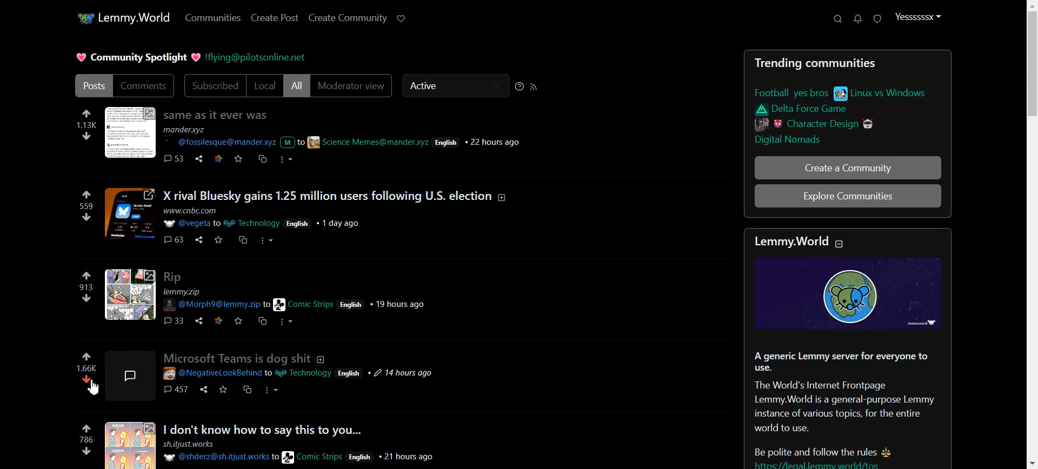  I want to click on Communities, so click(212, 18).